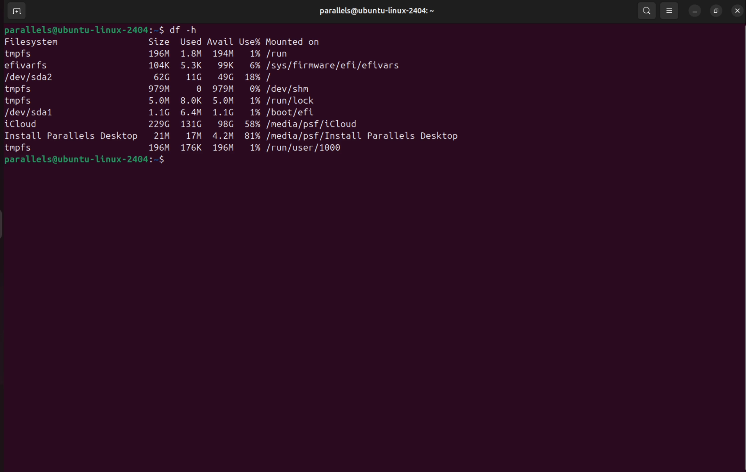  Describe the element at coordinates (162, 88) in the screenshot. I see `979M` at that location.